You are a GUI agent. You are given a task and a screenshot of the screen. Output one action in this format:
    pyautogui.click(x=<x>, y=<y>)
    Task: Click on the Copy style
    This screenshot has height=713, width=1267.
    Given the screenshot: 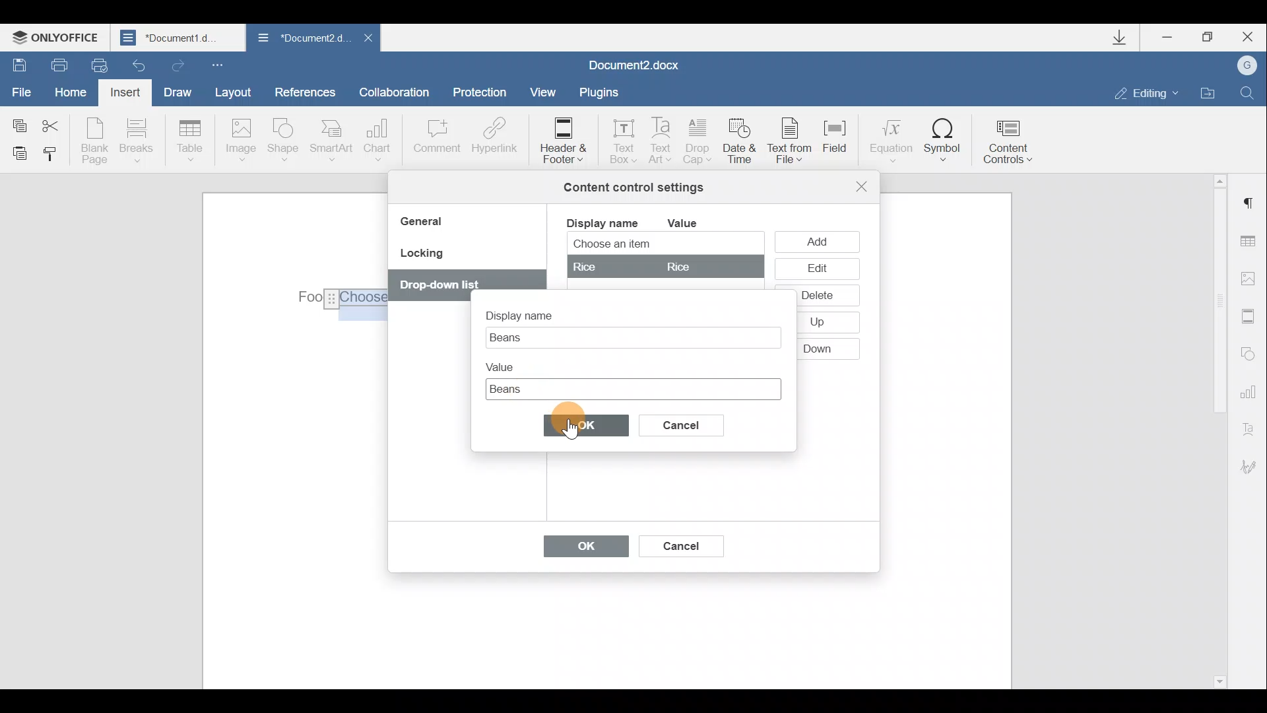 What is the action you would take?
    pyautogui.click(x=51, y=156)
    